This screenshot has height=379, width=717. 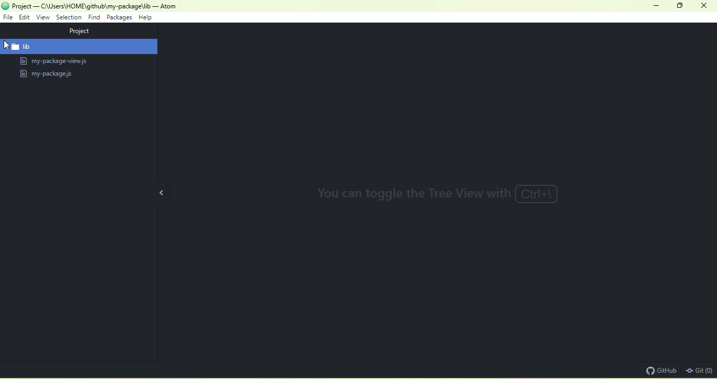 What do you see at coordinates (70, 19) in the screenshot?
I see `selection` at bounding box center [70, 19].